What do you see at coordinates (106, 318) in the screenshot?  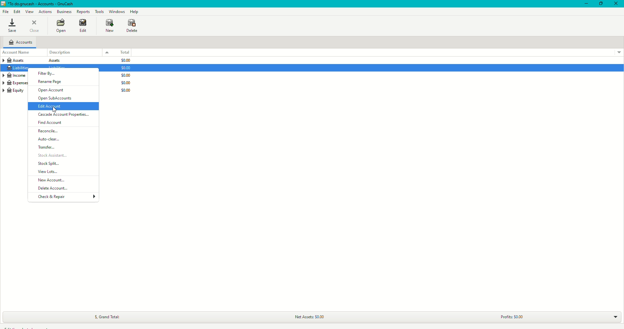 I see `Grand Total` at bounding box center [106, 318].